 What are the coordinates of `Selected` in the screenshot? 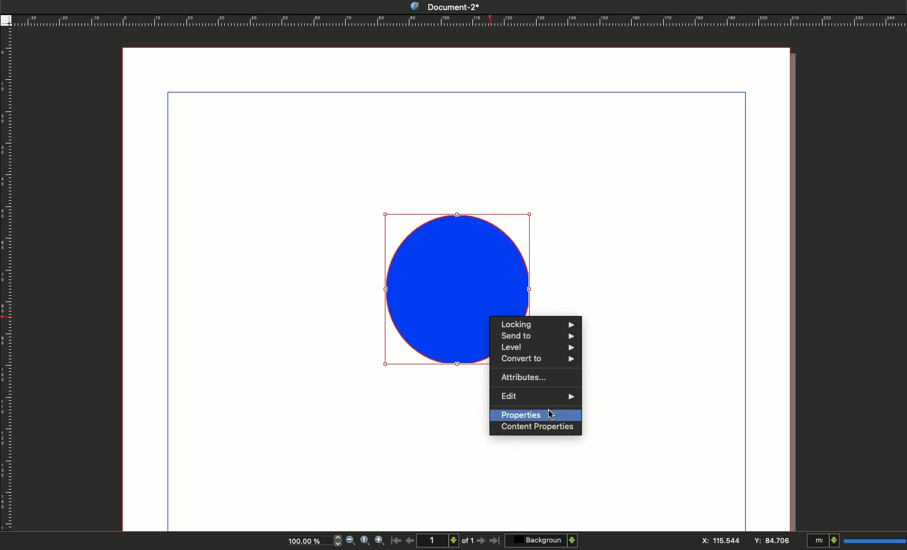 It's located at (436, 289).